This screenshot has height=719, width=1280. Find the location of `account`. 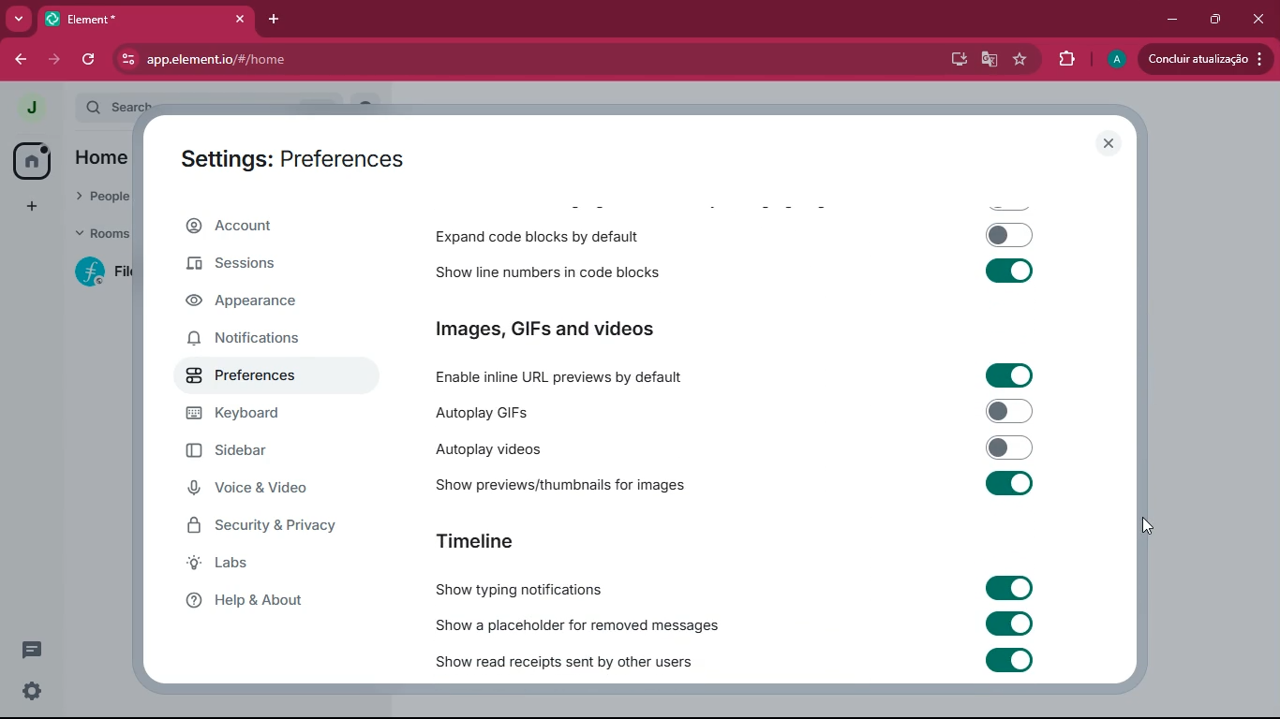

account is located at coordinates (274, 225).